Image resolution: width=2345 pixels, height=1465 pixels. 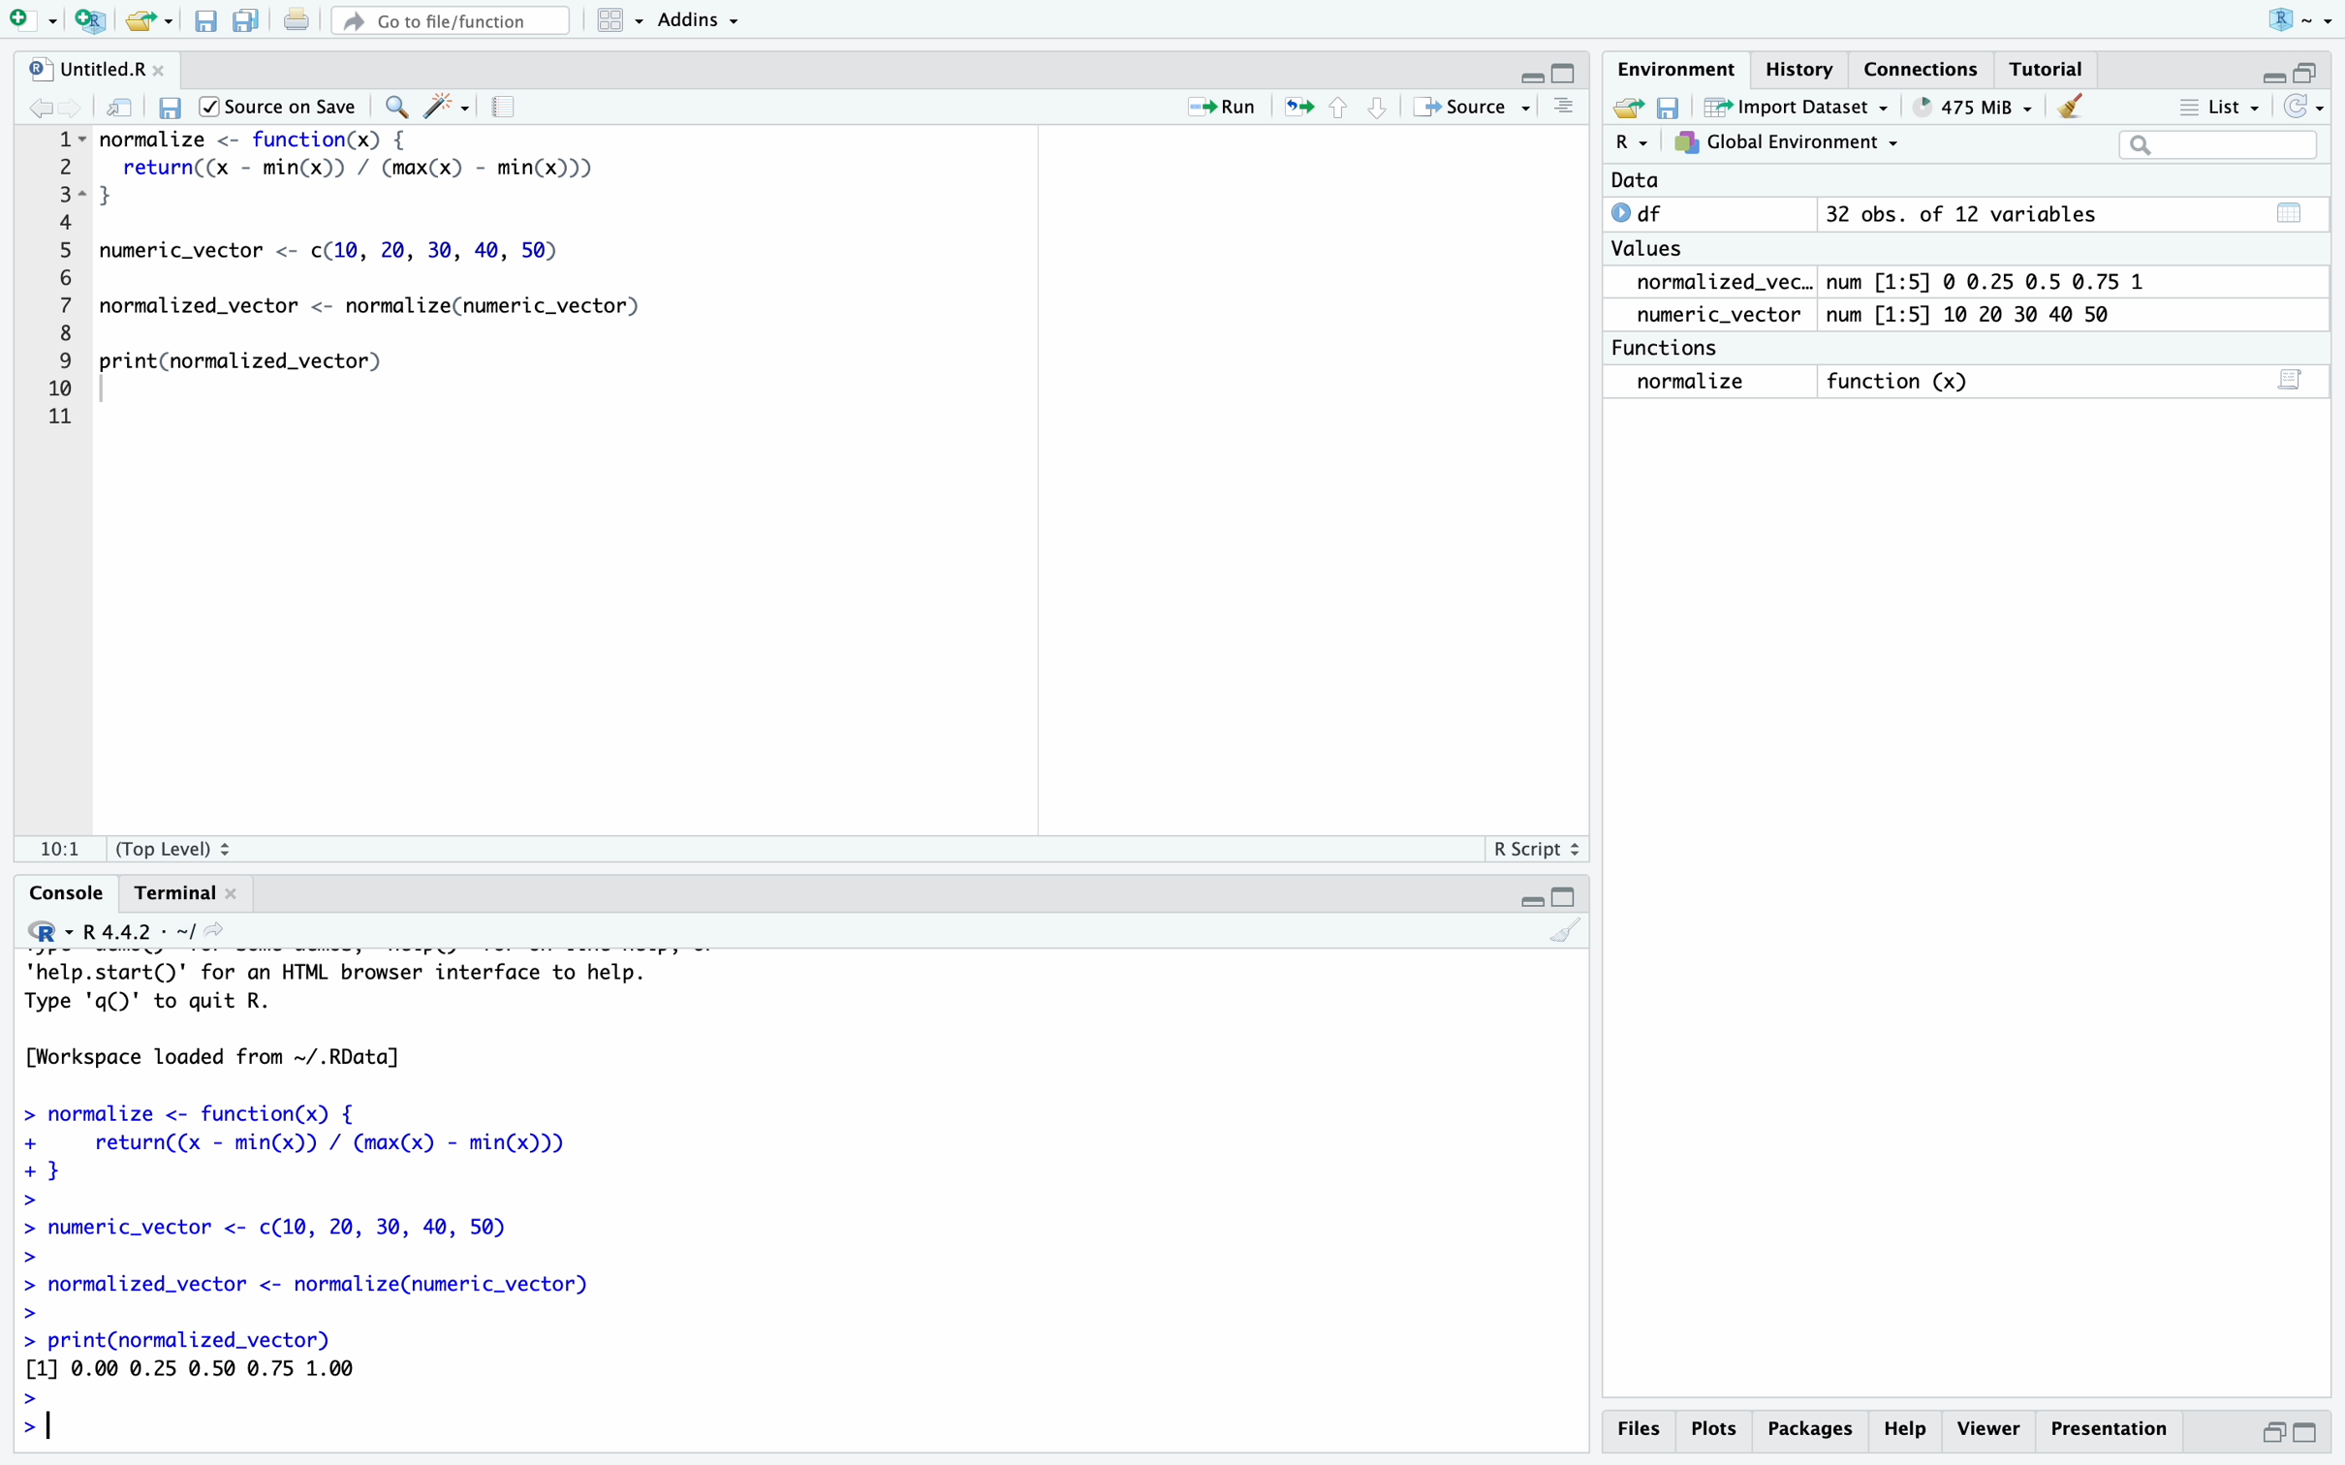 What do you see at coordinates (2306, 107) in the screenshot?
I see `Refresh the list of objects in the environment` at bounding box center [2306, 107].